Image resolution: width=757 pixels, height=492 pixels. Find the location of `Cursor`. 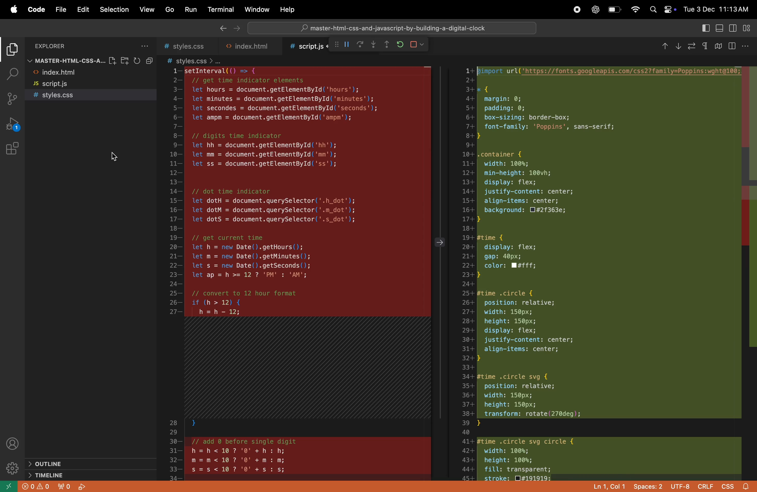

Cursor is located at coordinates (112, 158).